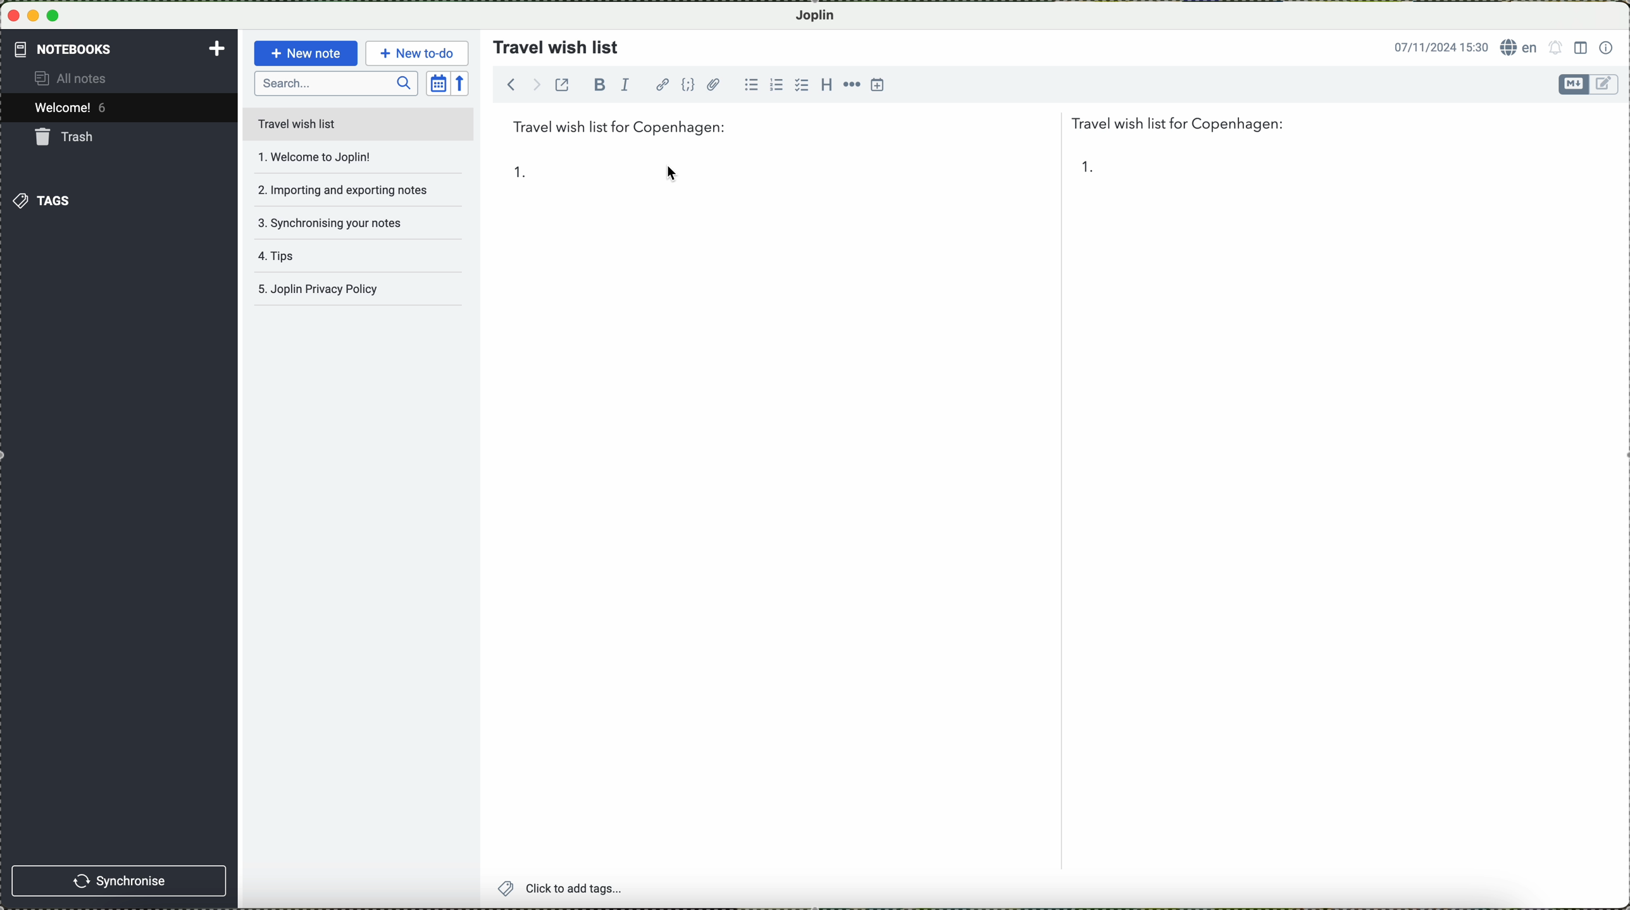 This screenshot has height=910, width=1630. Describe the element at coordinates (677, 176) in the screenshot. I see `cursor` at that location.